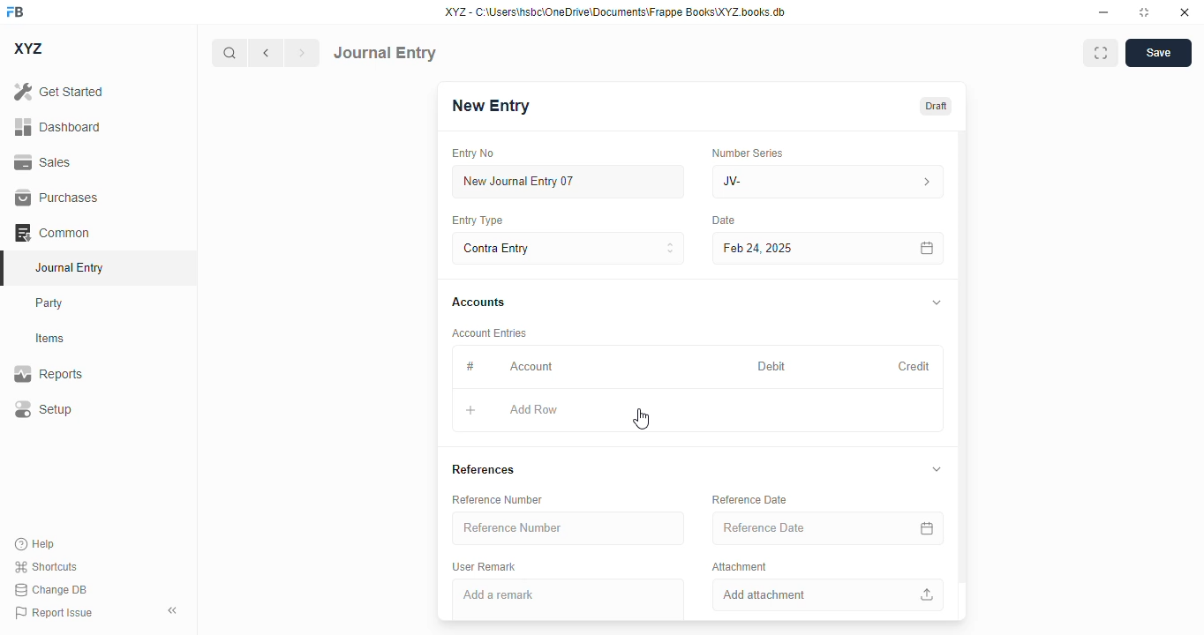  Describe the element at coordinates (54, 612) in the screenshot. I see `report issue` at that location.